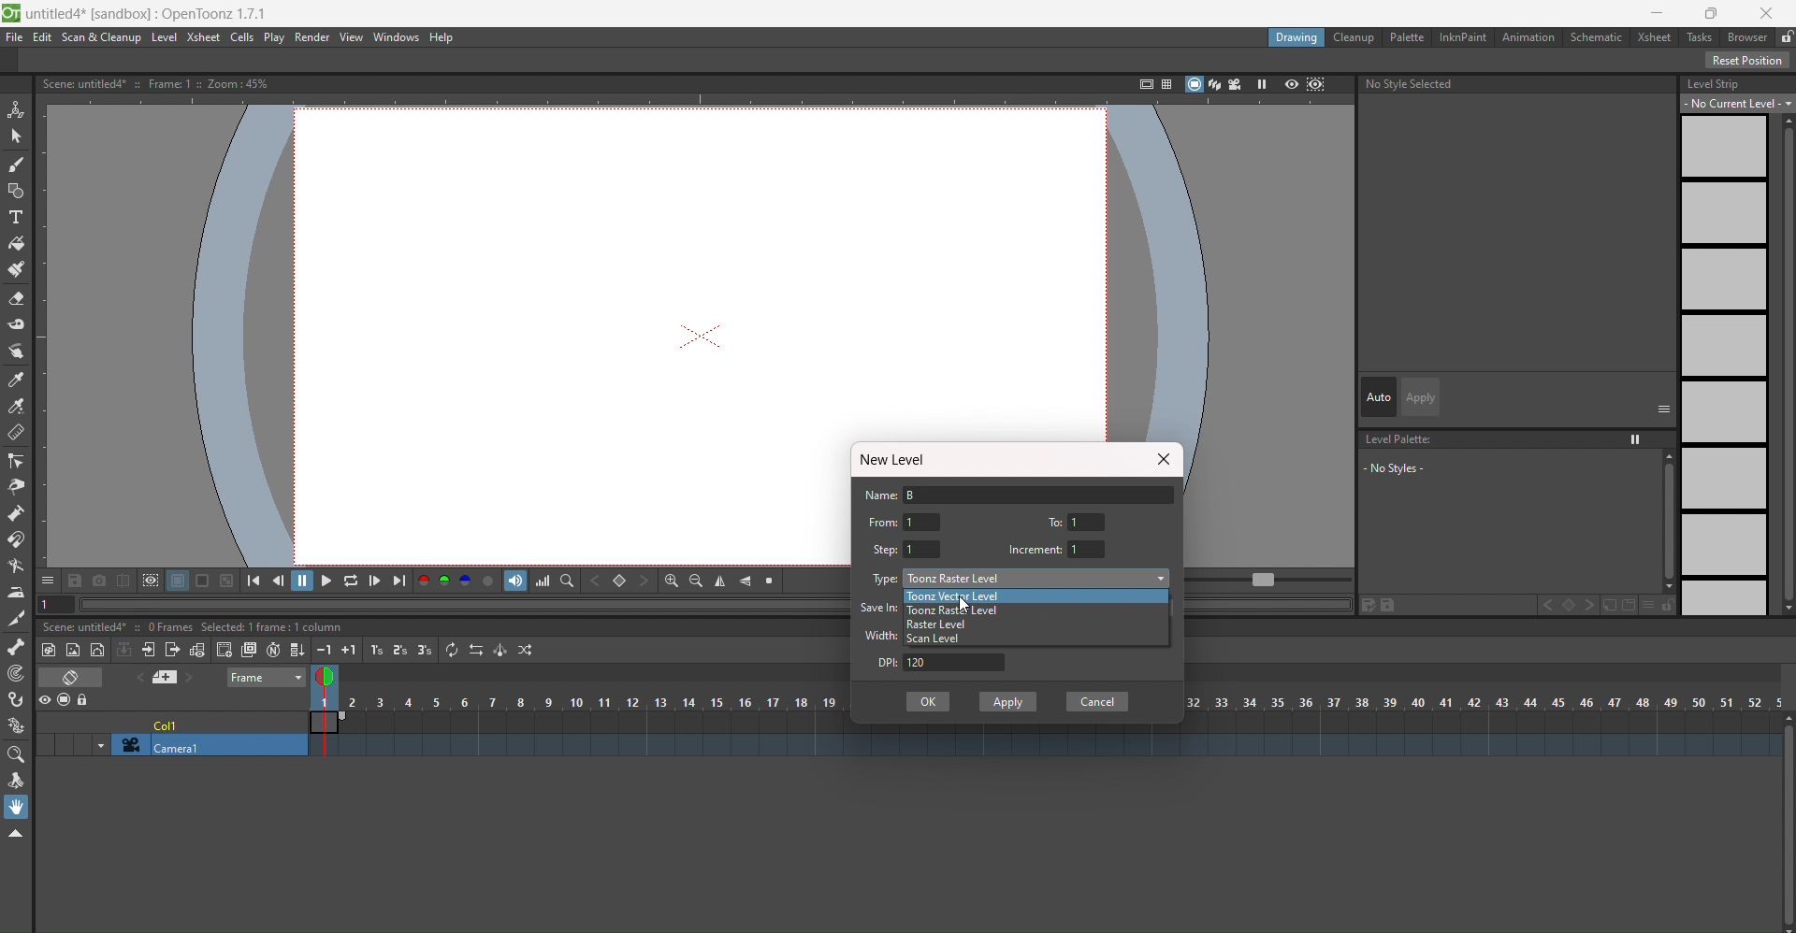 The width and height of the screenshot is (1796, 933). Describe the element at coordinates (1568, 605) in the screenshot. I see `set key` at that location.